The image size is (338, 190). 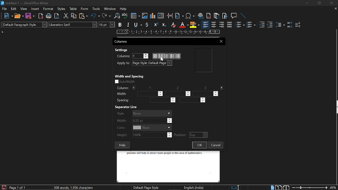 What do you see at coordinates (143, 128) in the screenshot?
I see `Color` at bounding box center [143, 128].